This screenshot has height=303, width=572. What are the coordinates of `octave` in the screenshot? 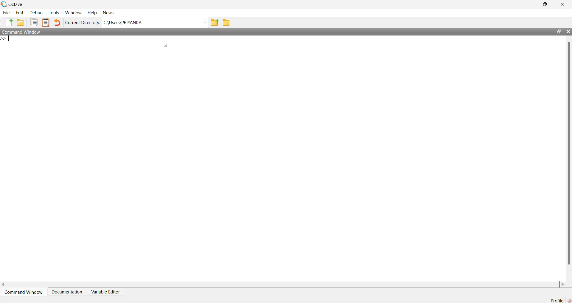 It's located at (16, 5).